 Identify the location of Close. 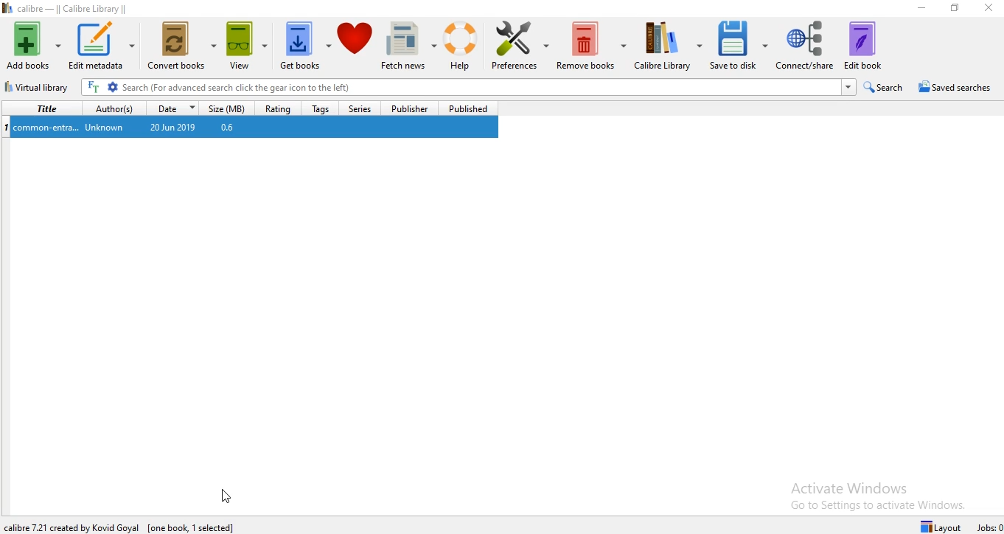
(989, 7).